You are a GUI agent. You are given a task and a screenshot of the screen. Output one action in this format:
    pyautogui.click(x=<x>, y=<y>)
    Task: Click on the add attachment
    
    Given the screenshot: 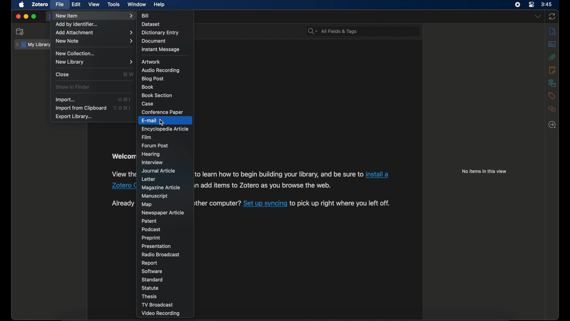 What is the action you would take?
    pyautogui.click(x=94, y=33)
    